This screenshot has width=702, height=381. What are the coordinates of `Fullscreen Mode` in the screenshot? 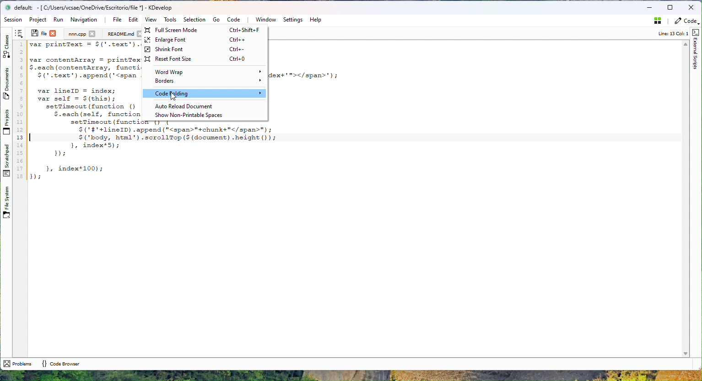 It's located at (204, 30).